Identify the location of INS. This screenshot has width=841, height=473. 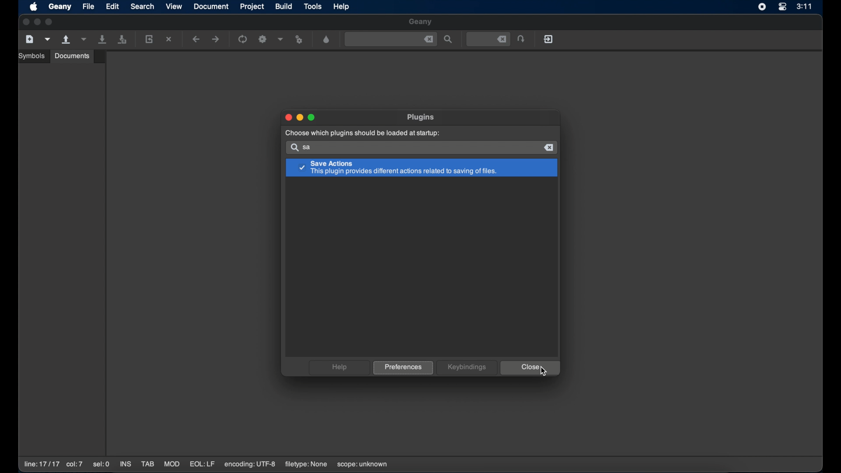
(126, 465).